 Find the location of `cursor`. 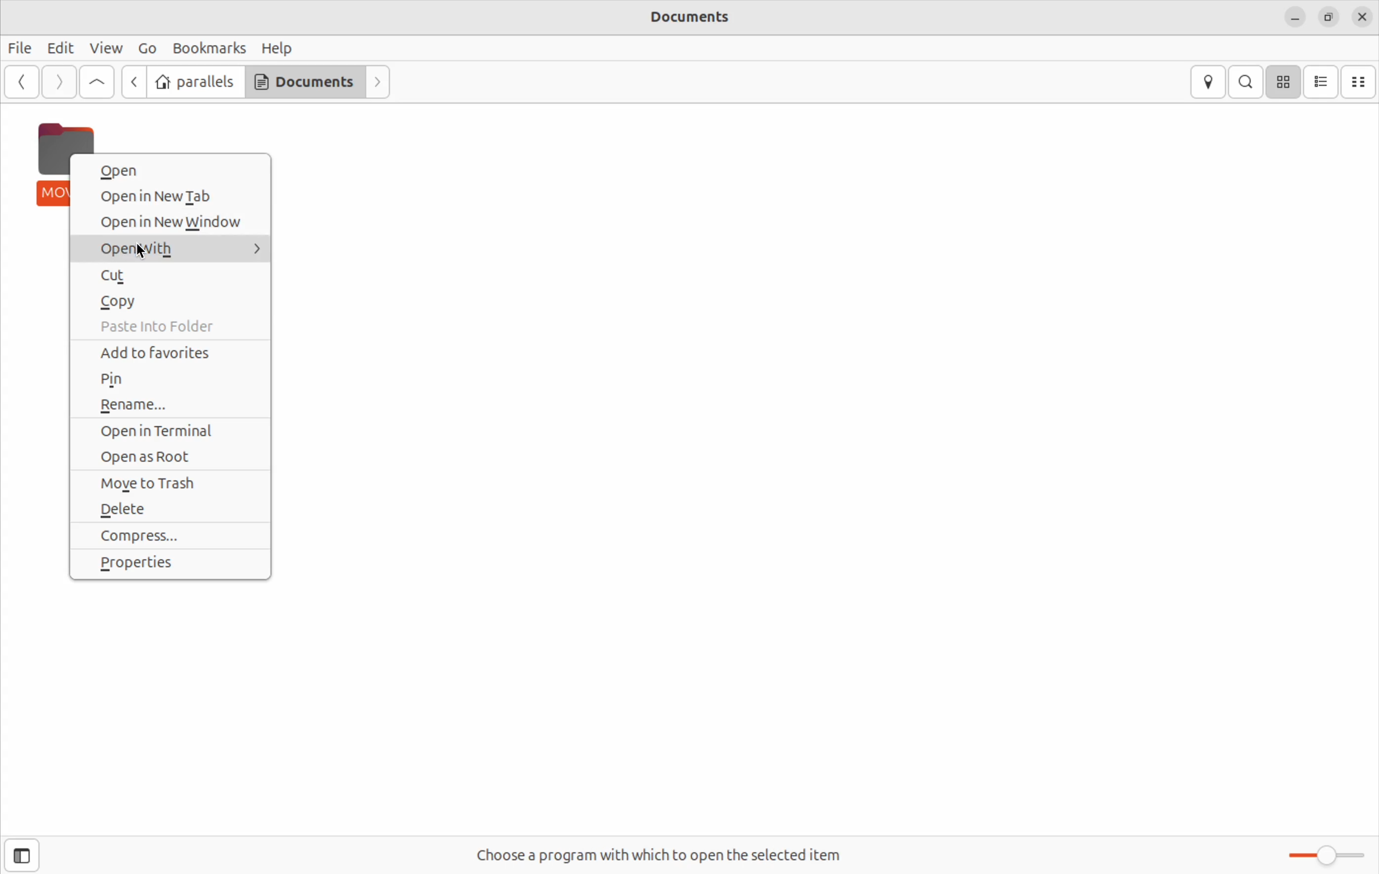

cursor is located at coordinates (144, 252).